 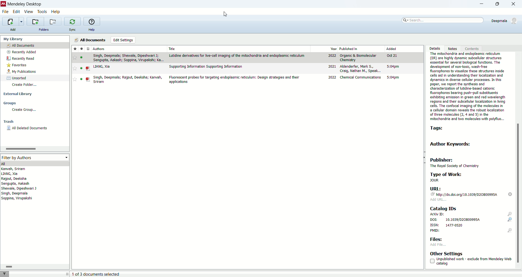 I want to click on organic & biomolecular chemistry, so click(x=358, y=58).